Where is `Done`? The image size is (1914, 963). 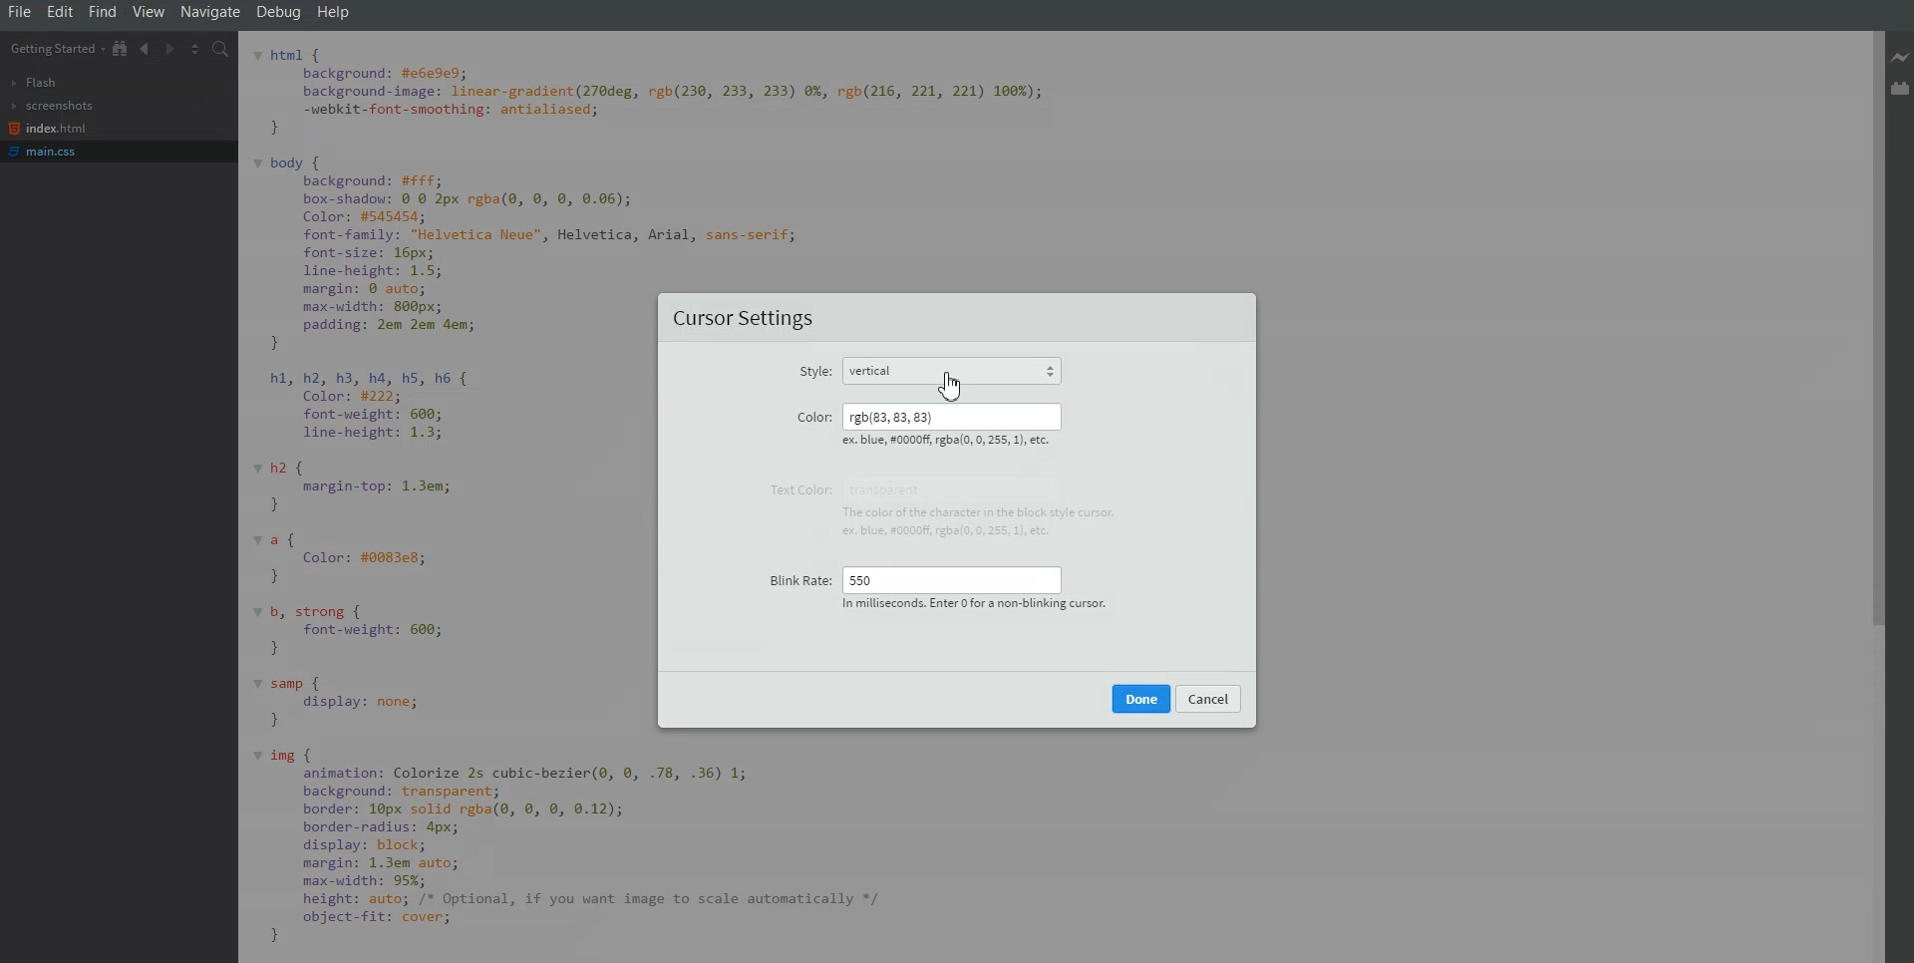
Done is located at coordinates (1141, 698).